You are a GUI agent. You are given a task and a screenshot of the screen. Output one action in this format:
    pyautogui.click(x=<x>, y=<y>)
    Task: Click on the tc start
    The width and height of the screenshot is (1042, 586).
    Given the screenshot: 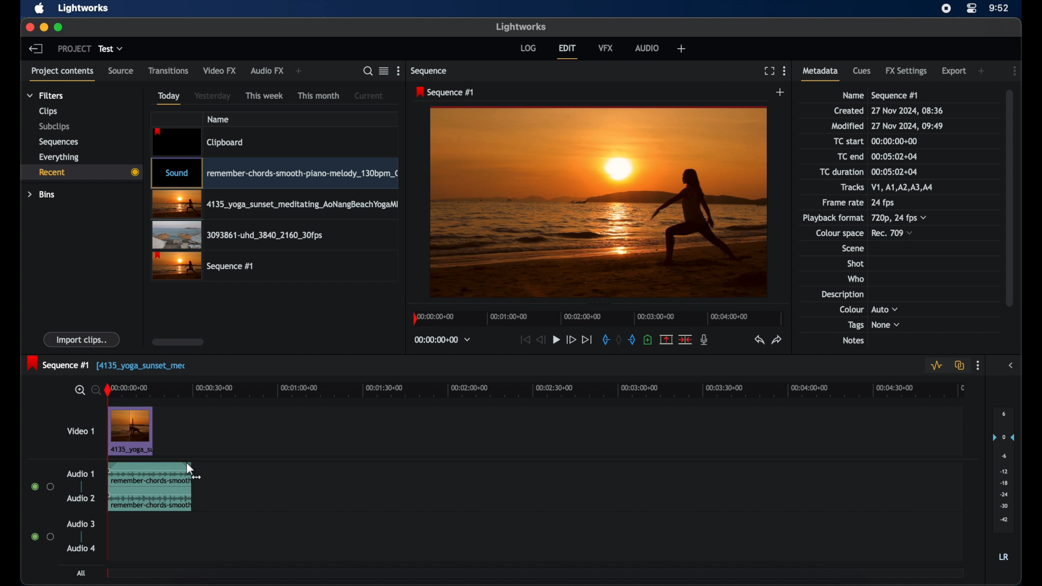 What is the action you would take?
    pyautogui.click(x=849, y=141)
    